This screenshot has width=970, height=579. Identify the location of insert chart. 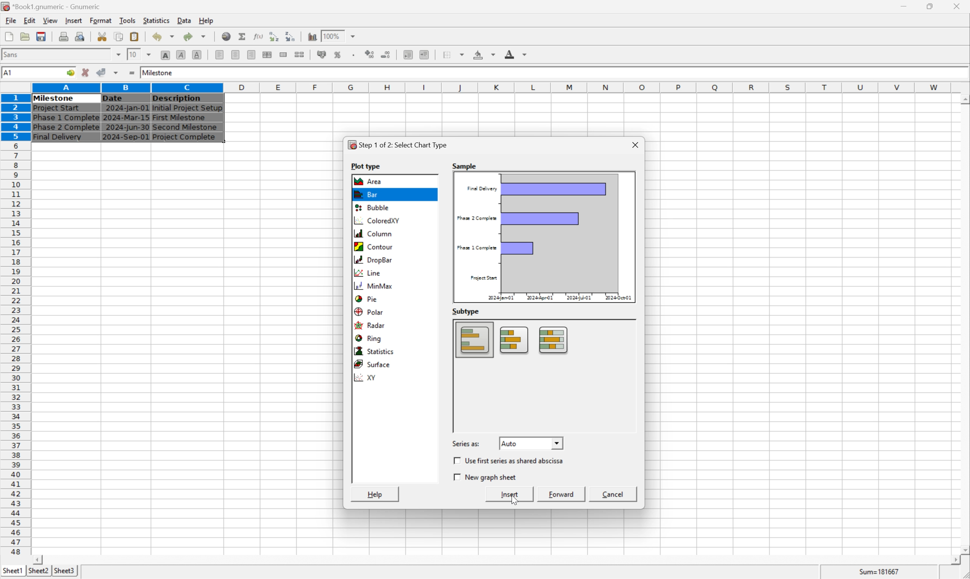
(312, 36).